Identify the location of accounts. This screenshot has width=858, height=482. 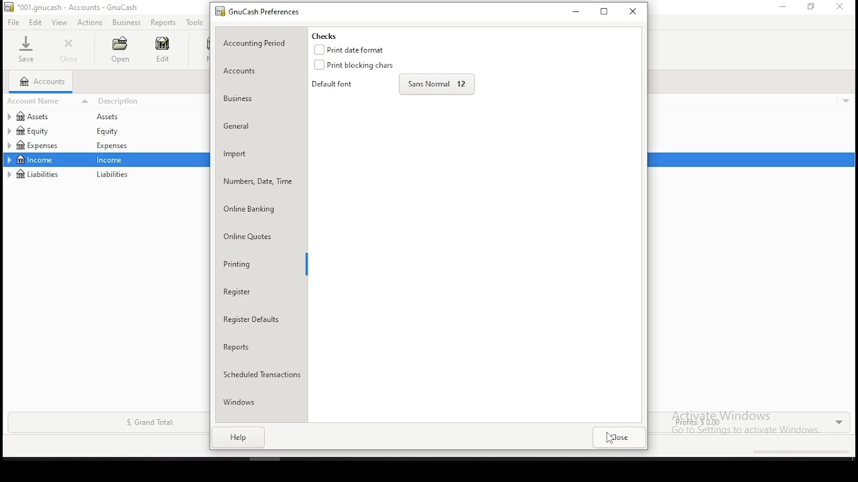
(249, 69).